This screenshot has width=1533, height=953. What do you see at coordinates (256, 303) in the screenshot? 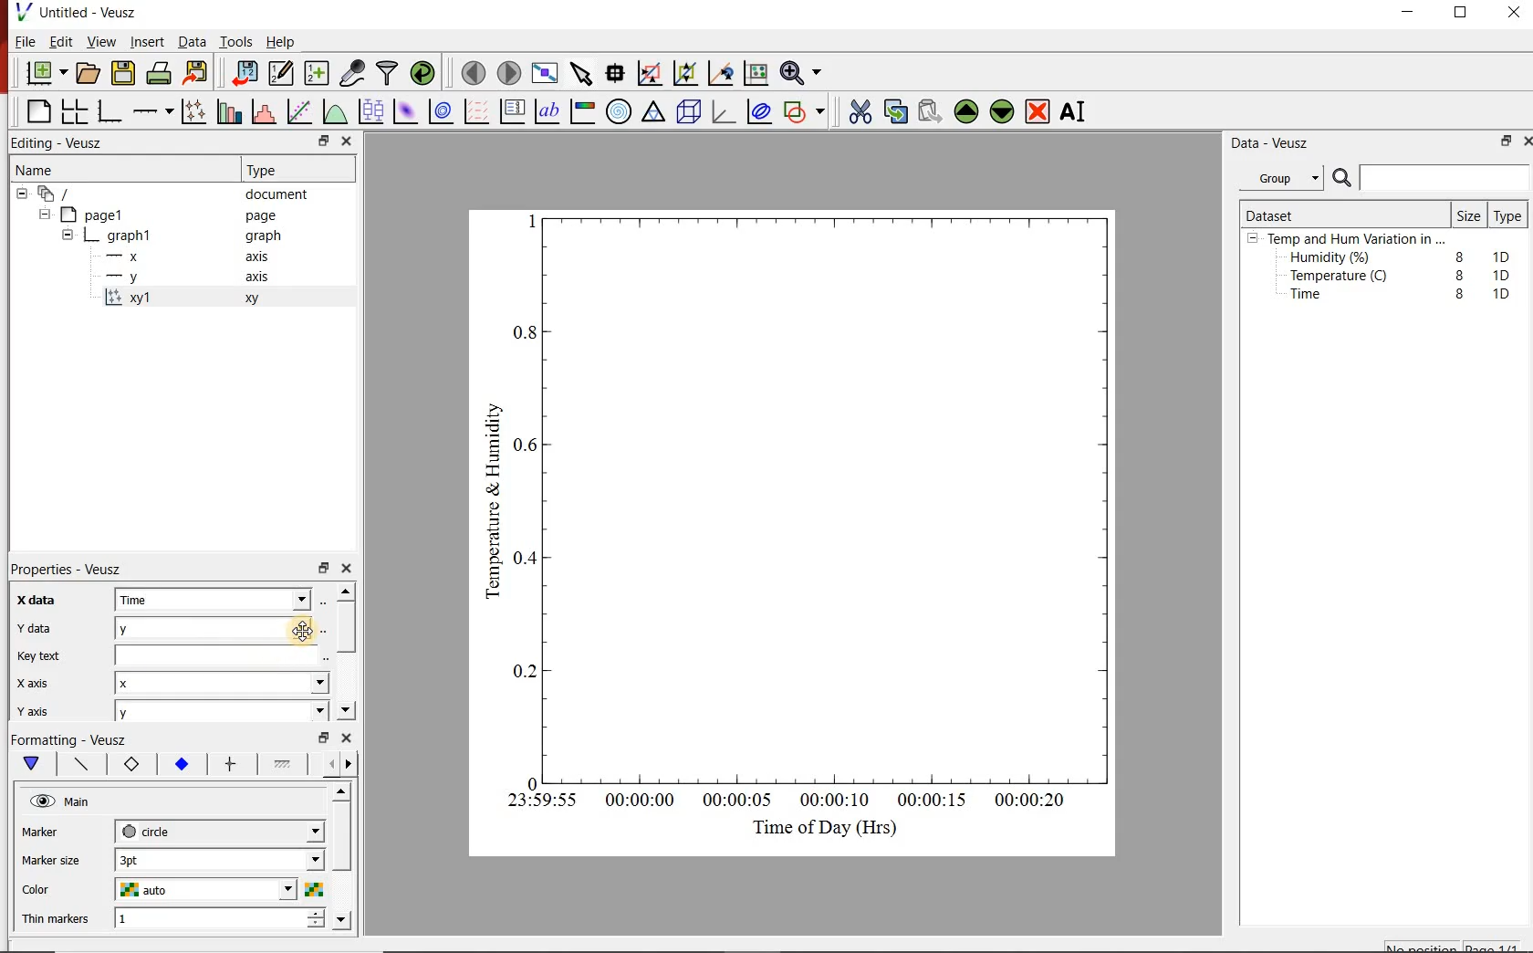
I see `xy` at bounding box center [256, 303].